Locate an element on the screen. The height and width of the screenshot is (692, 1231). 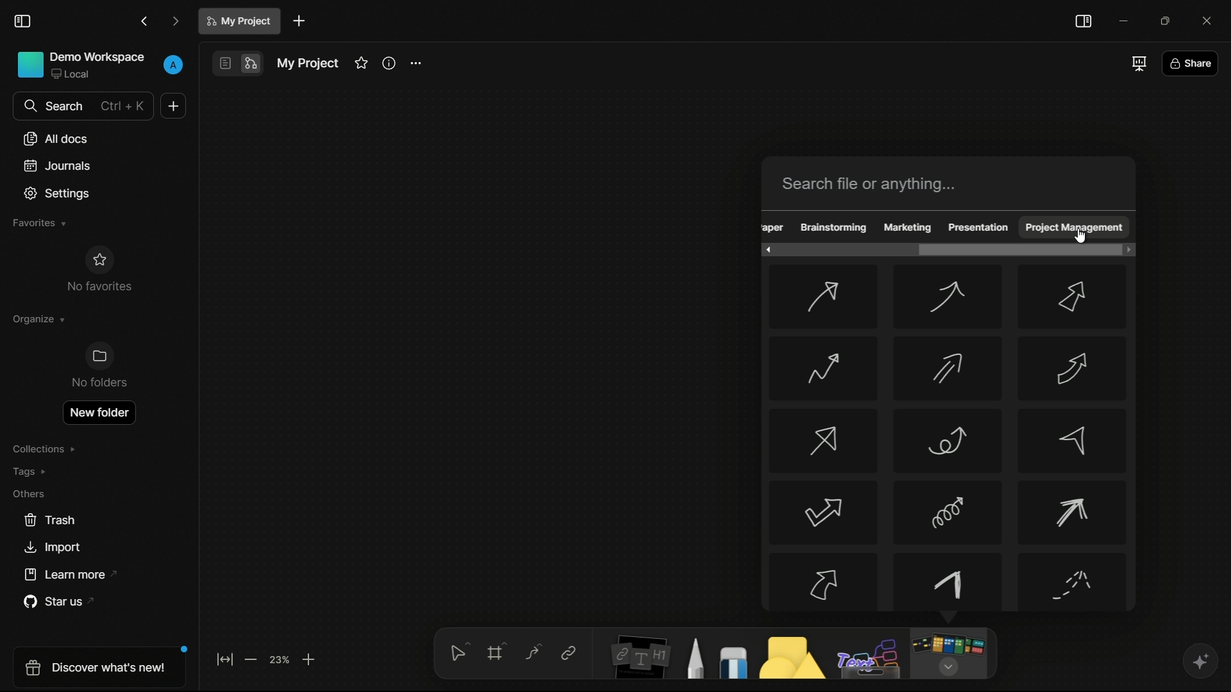
zoom factor is located at coordinates (280, 659).